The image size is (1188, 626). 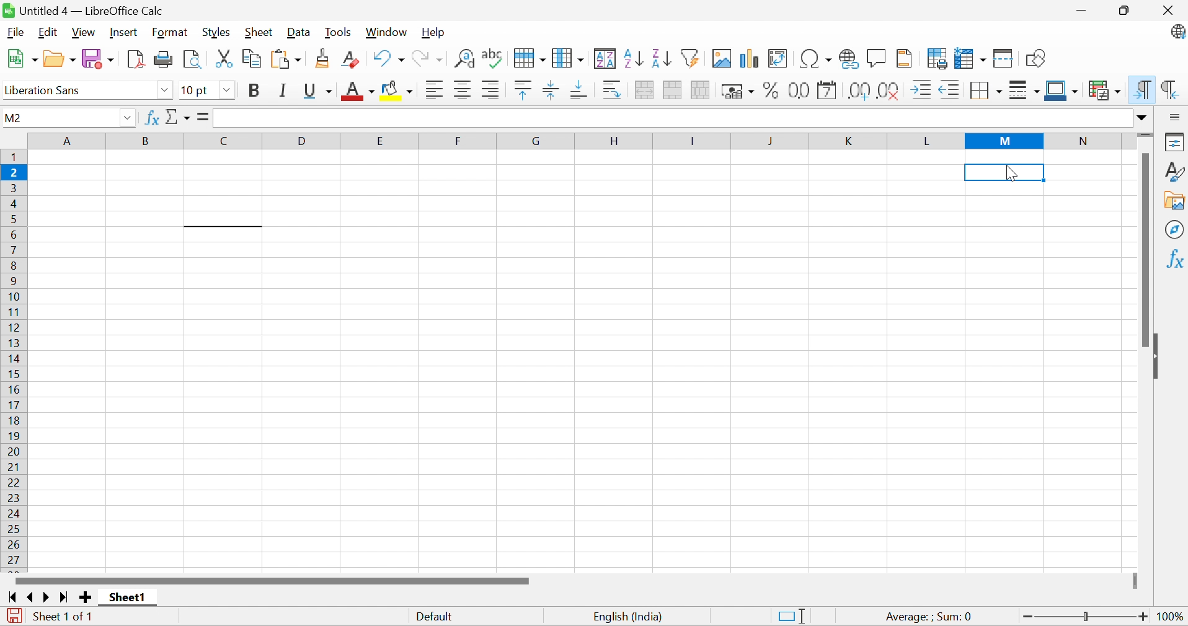 I want to click on Font color, so click(x=360, y=92).